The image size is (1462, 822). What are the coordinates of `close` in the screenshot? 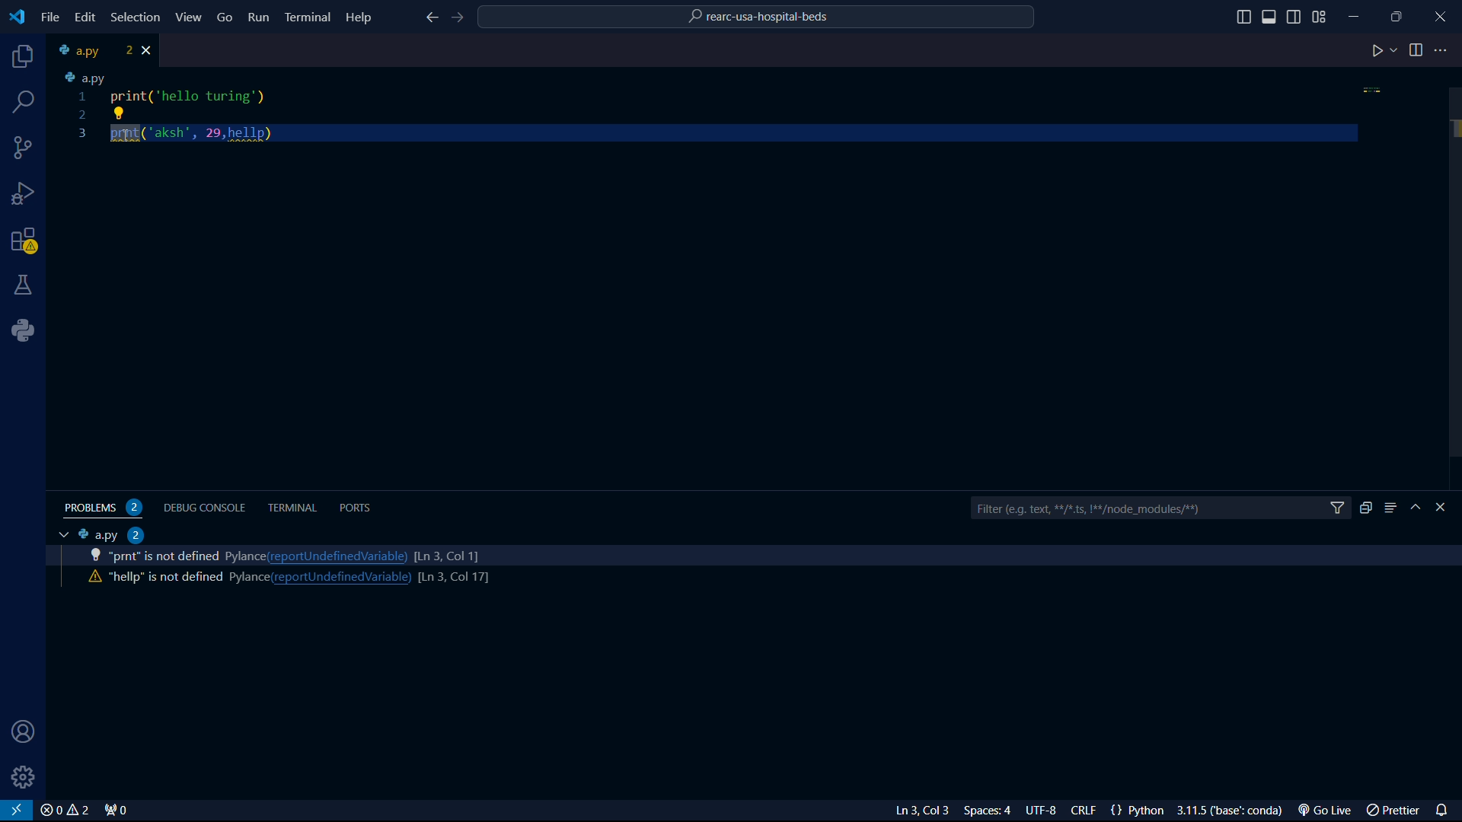 It's located at (64, 811).